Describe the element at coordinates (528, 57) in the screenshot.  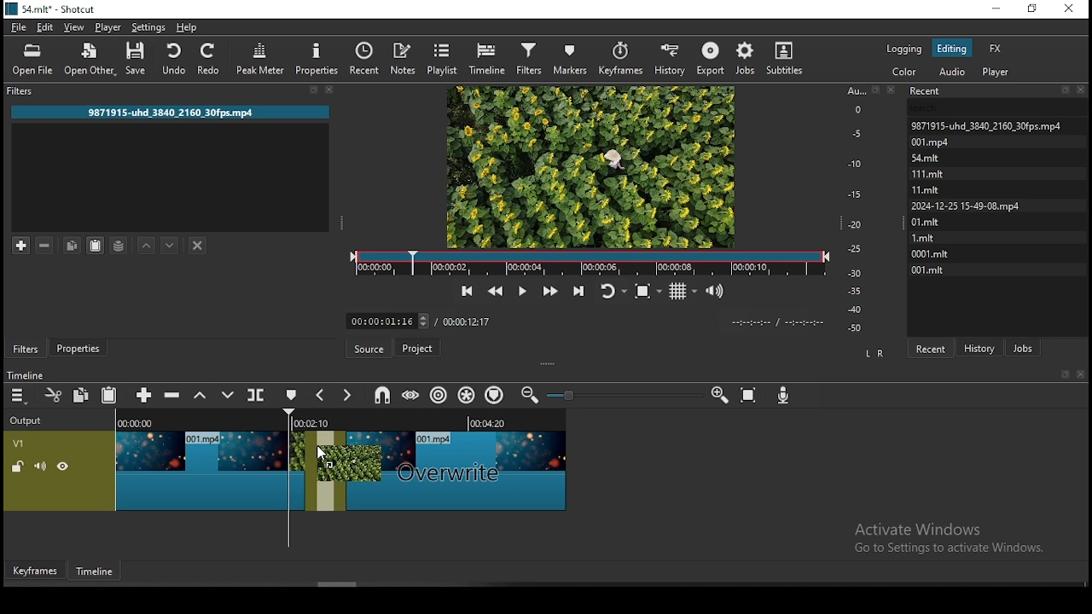
I see `filters` at that location.